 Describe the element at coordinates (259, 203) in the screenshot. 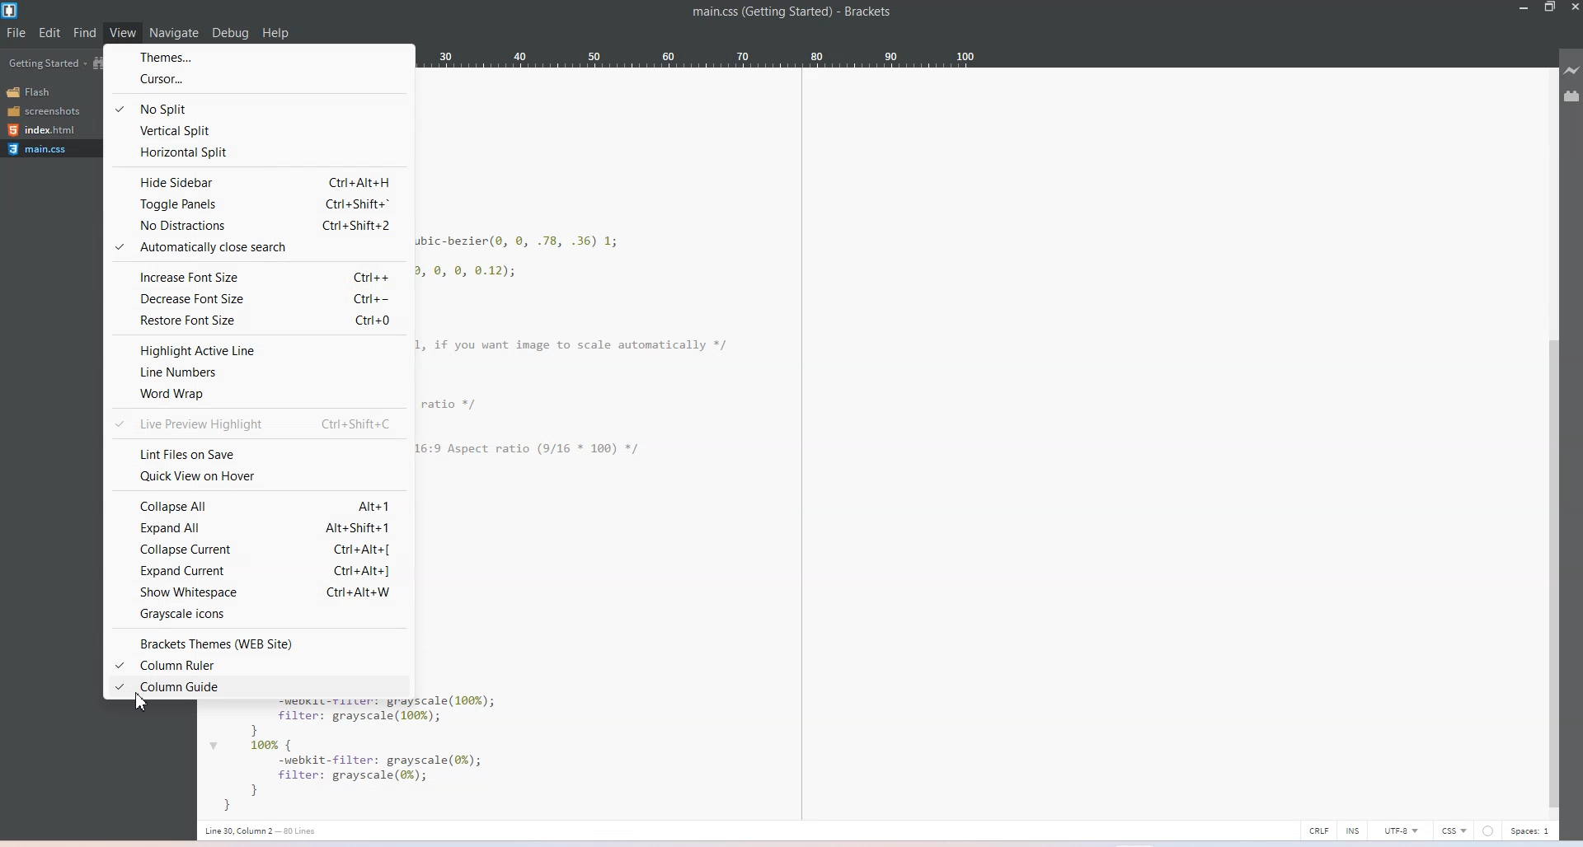

I see `Toggle panels` at that location.